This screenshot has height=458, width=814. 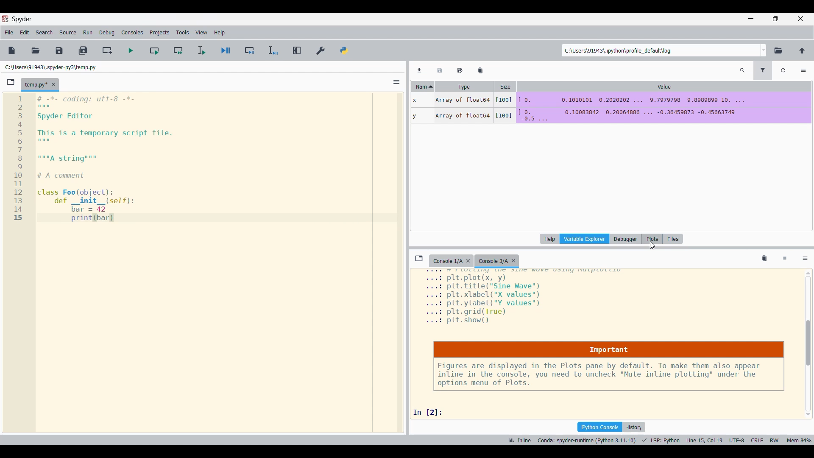 I want to click on Close interface, so click(x=800, y=19).